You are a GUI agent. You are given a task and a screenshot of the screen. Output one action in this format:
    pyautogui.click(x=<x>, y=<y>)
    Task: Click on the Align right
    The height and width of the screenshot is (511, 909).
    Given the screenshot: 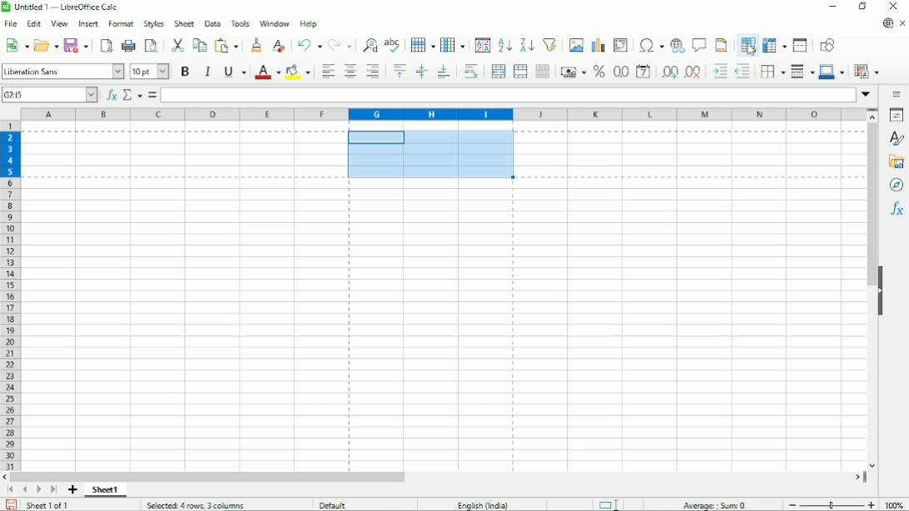 What is the action you would take?
    pyautogui.click(x=373, y=72)
    